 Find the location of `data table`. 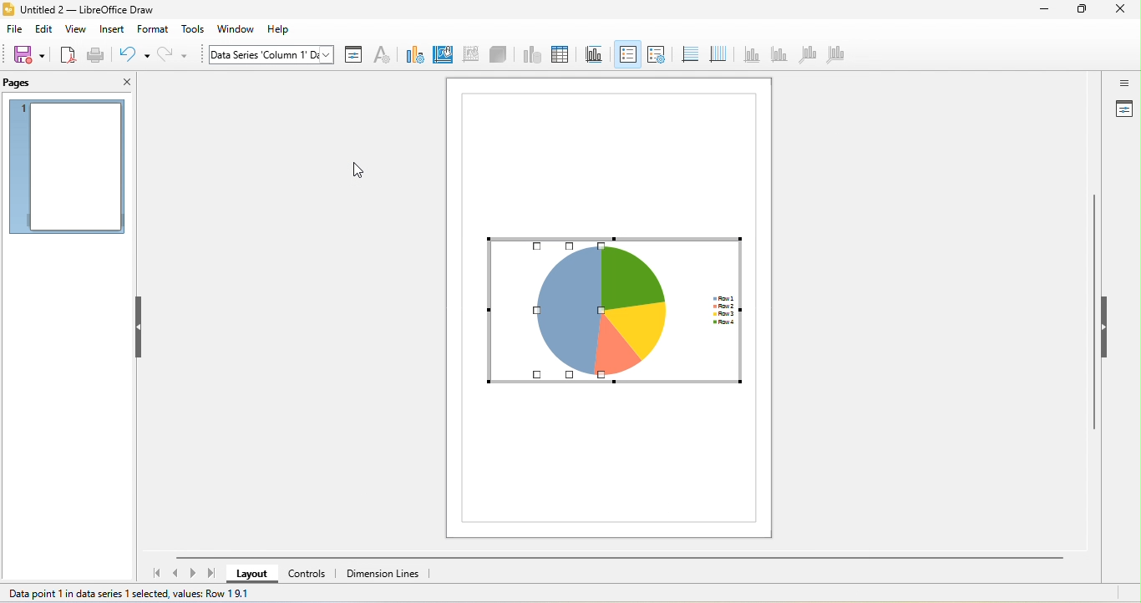

data table is located at coordinates (559, 55).